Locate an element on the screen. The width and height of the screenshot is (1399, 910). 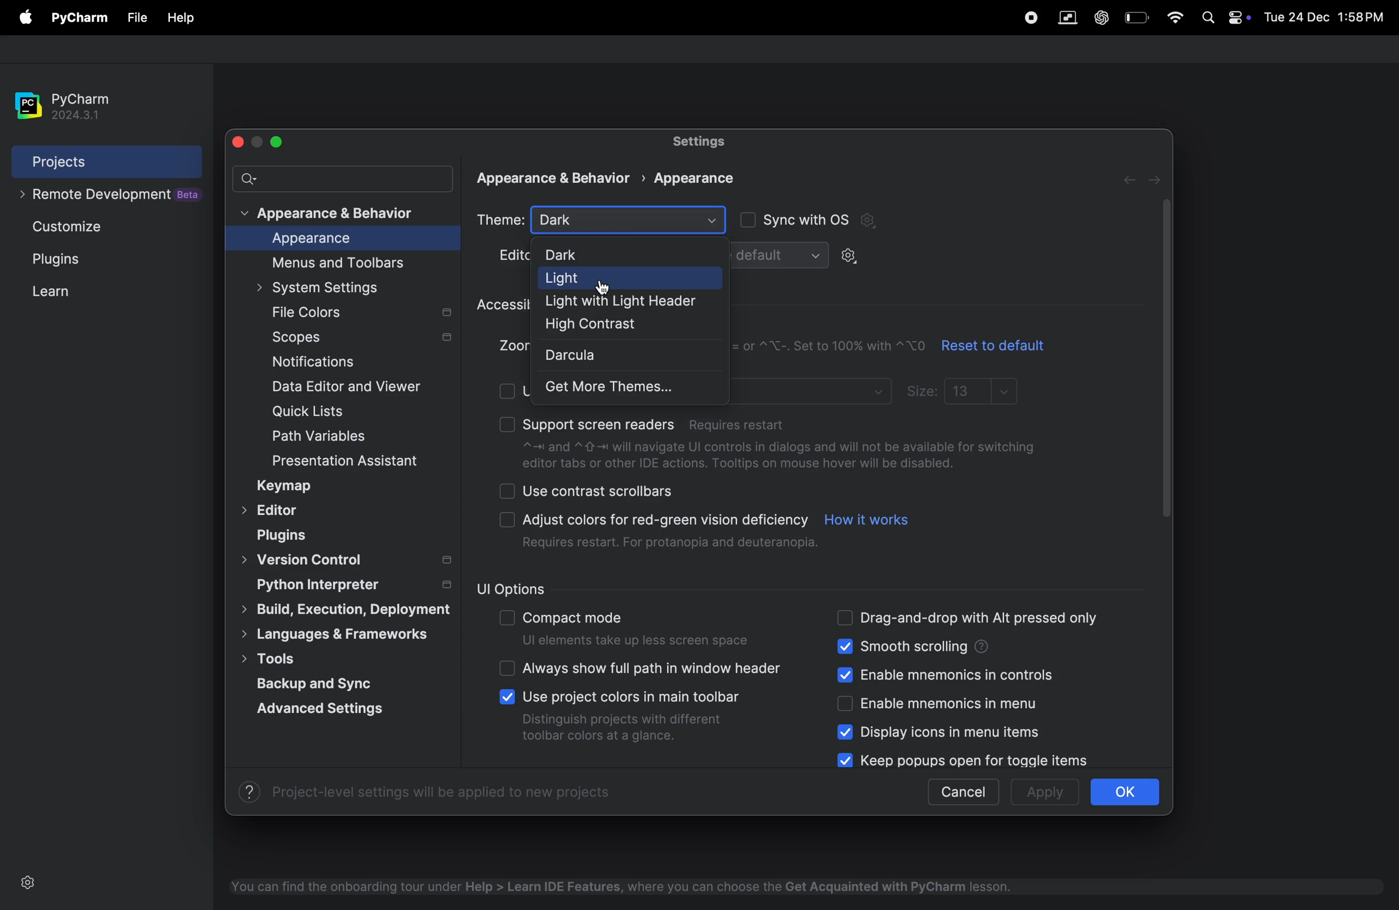
close is located at coordinates (242, 142).